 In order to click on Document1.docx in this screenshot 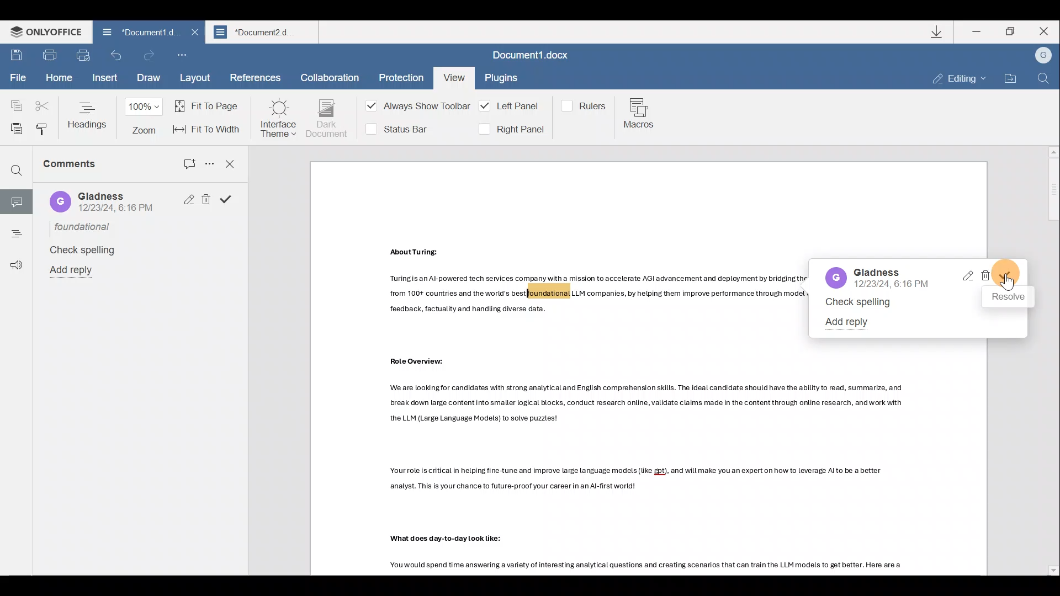, I will do `click(534, 57)`.